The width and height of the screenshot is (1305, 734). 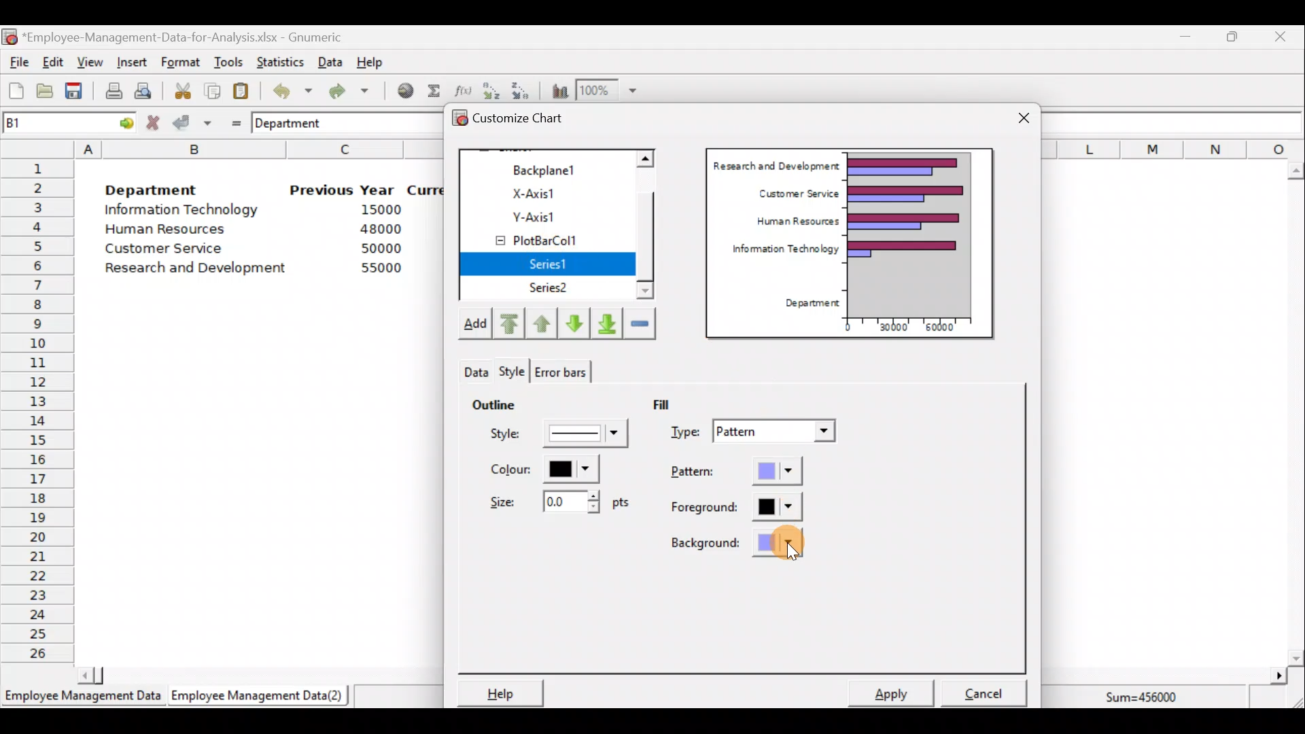 I want to click on Edit, so click(x=54, y=63).